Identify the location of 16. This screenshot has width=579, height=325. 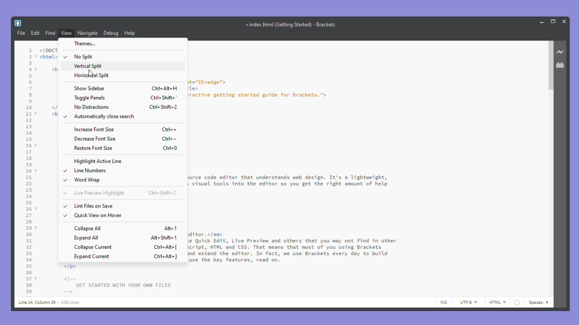
(29, 145).